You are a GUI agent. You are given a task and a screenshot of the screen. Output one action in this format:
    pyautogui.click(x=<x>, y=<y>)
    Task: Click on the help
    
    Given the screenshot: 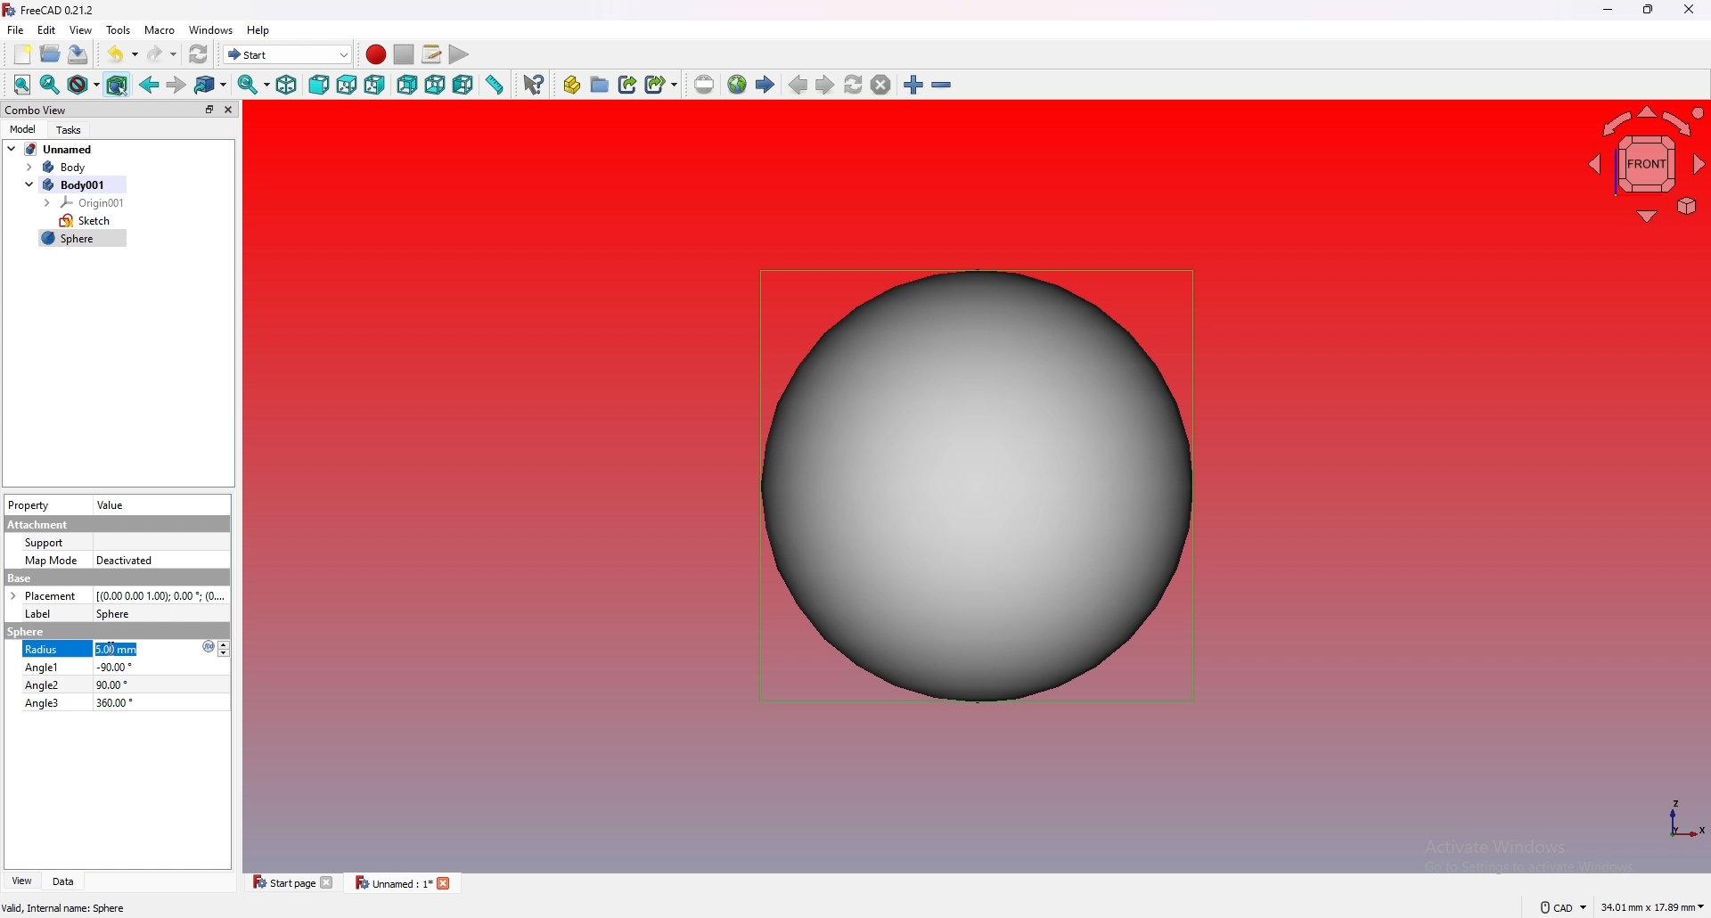 What is the action you would take?
    pyautogui.click(x=259, y=30)
    